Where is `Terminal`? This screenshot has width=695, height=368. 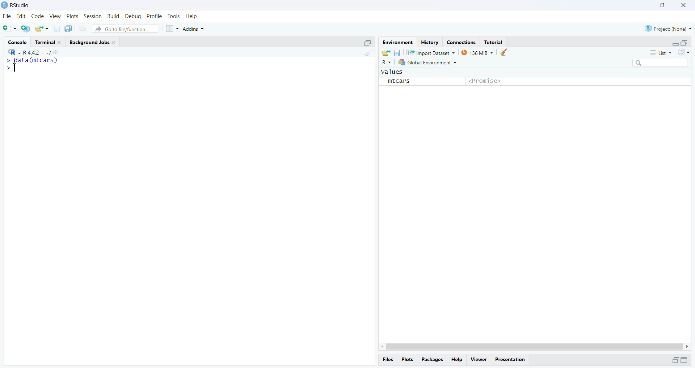 Terminal is located at coordinates (49, 42).